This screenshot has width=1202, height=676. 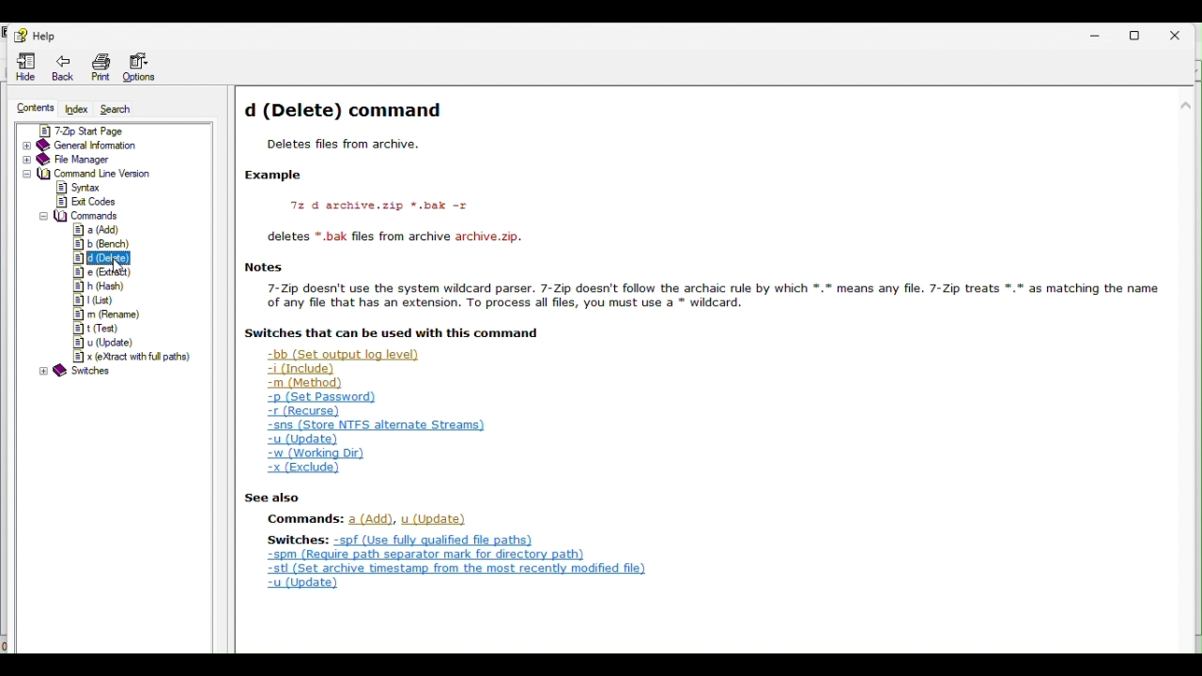 What do you see at coordinates (295, 583) in the screenshot?
I see `u (Update)` at bounding box center [295, 583].